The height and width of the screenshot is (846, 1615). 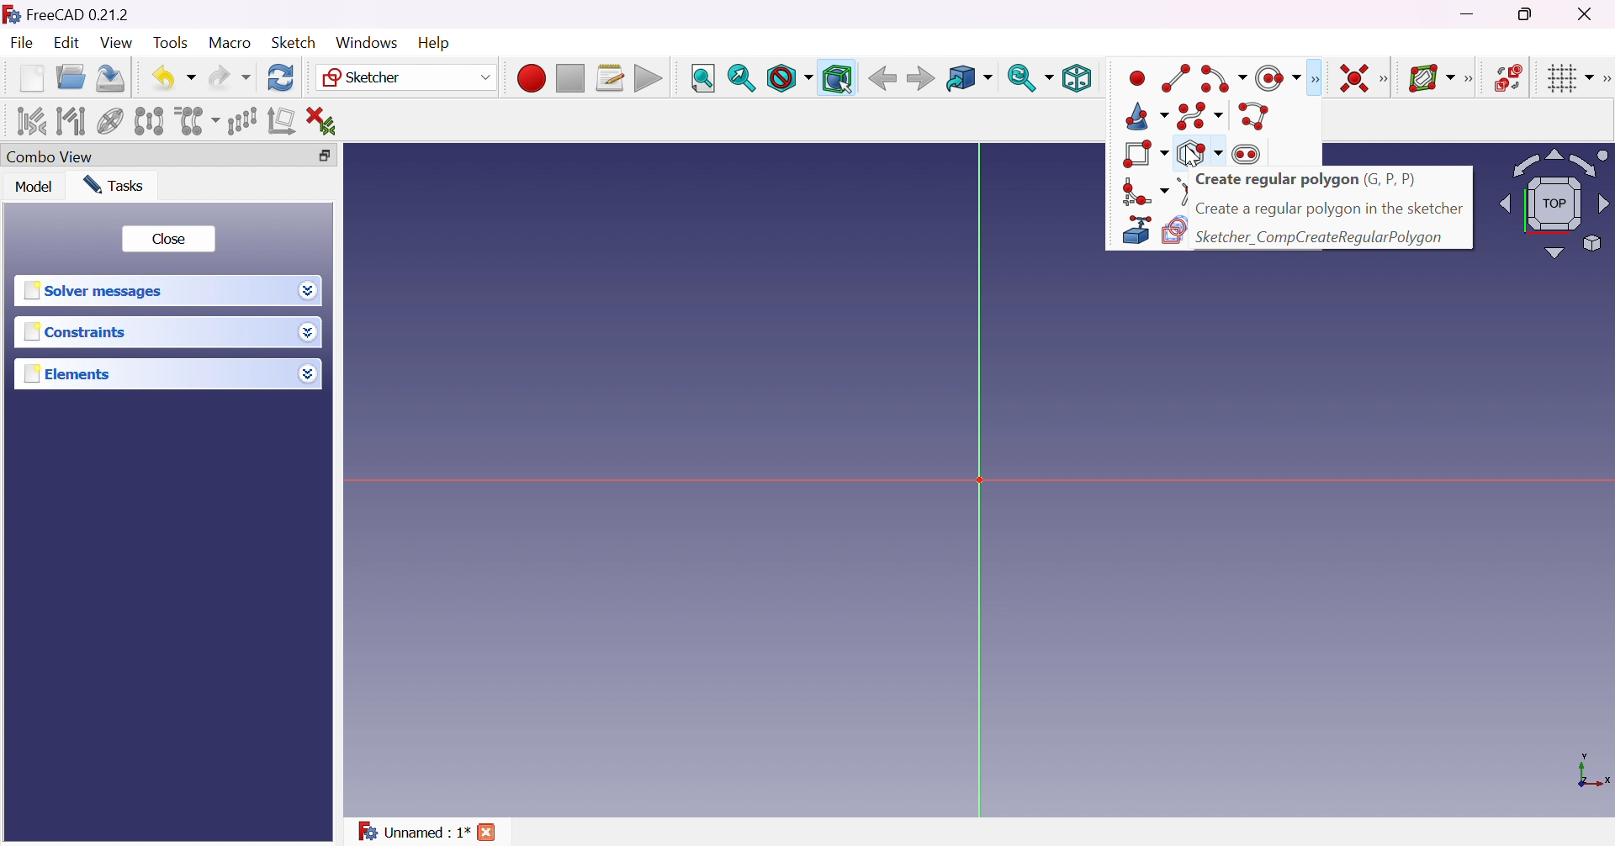 What do you see at coordinates (1591, 773) in the screenshot?
I see `x, y axis` at bounding box center [1591, 773].